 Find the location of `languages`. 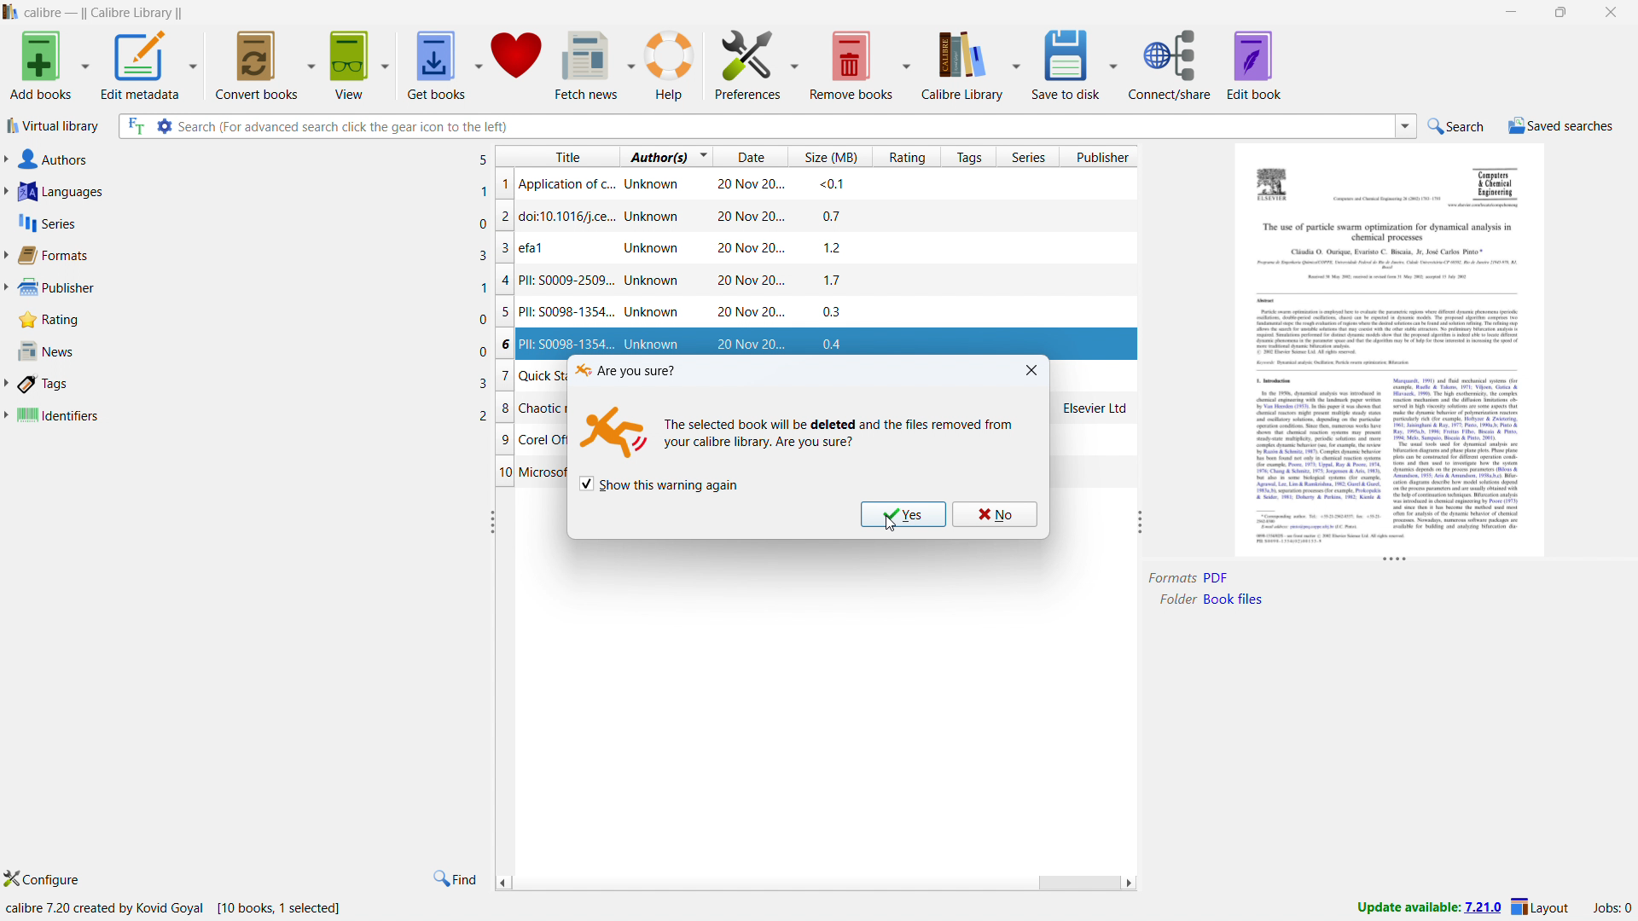

languages is located at coordinates (247, 192).